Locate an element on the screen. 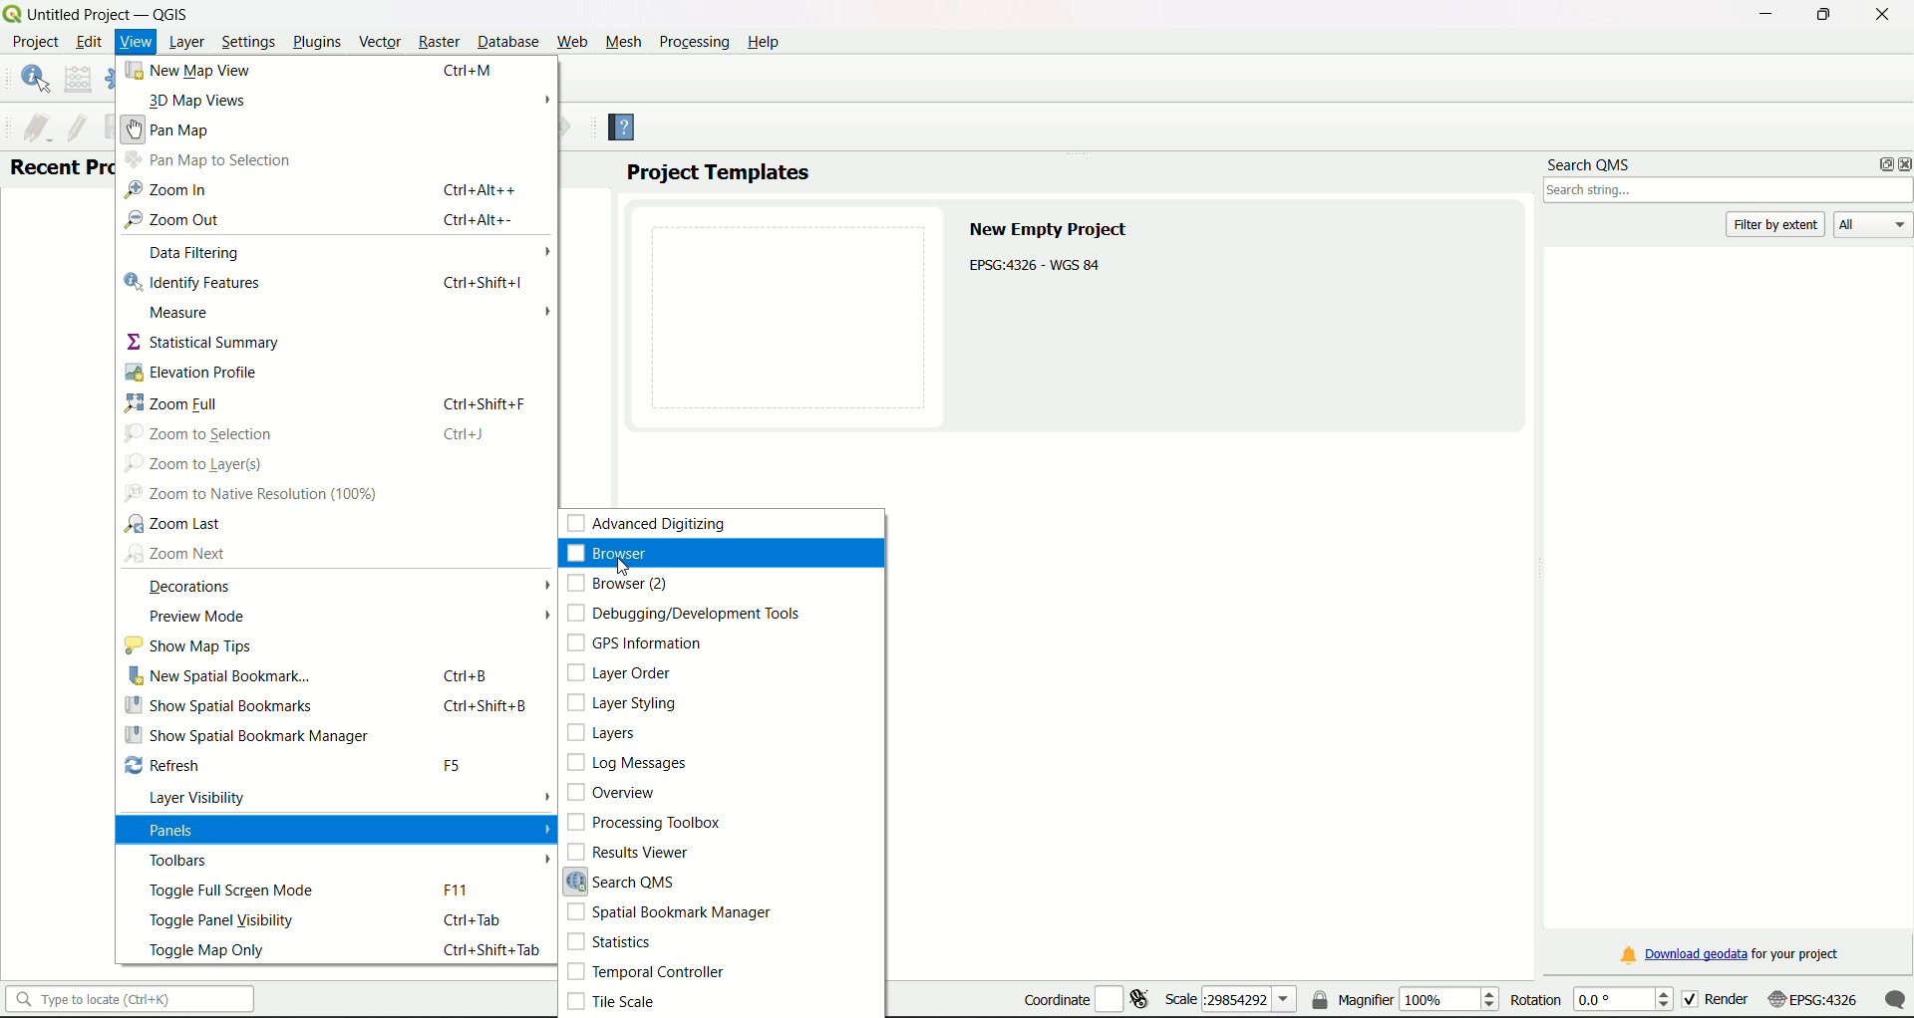 The height and width of the screenshot is (1018, 1914). Help is located at coordinates (631, 130).